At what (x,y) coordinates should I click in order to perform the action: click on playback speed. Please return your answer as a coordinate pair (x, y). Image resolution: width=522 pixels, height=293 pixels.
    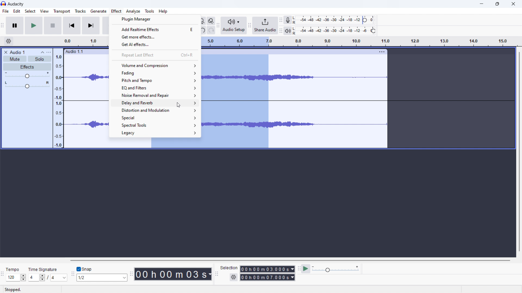
    Looking at the image, I should click on (335, 269).